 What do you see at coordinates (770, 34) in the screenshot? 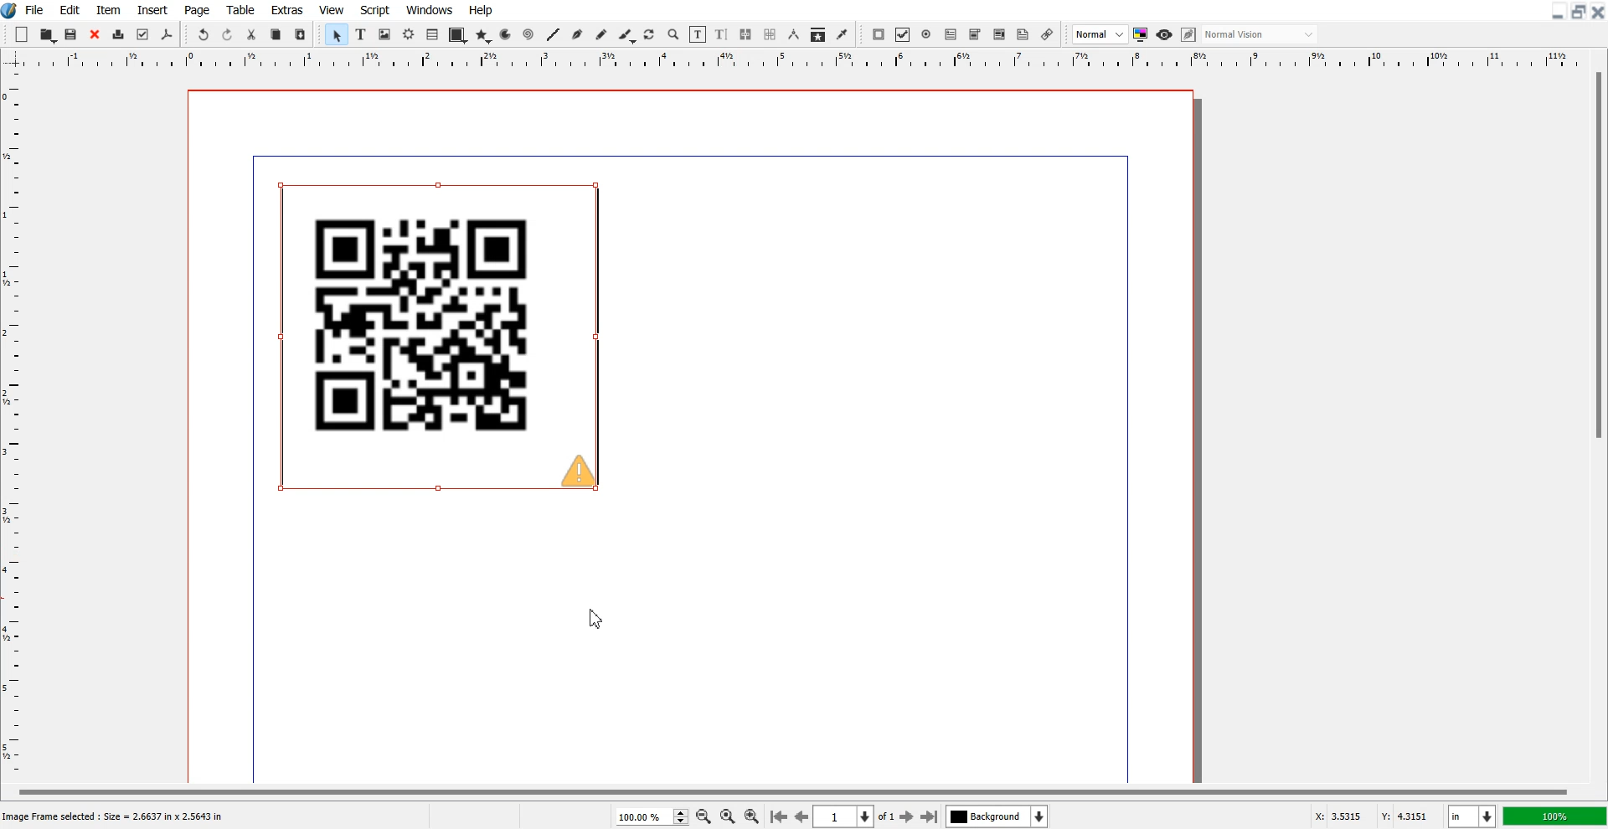
I see `Unlink Text frame` at bounding box center [770, 34].